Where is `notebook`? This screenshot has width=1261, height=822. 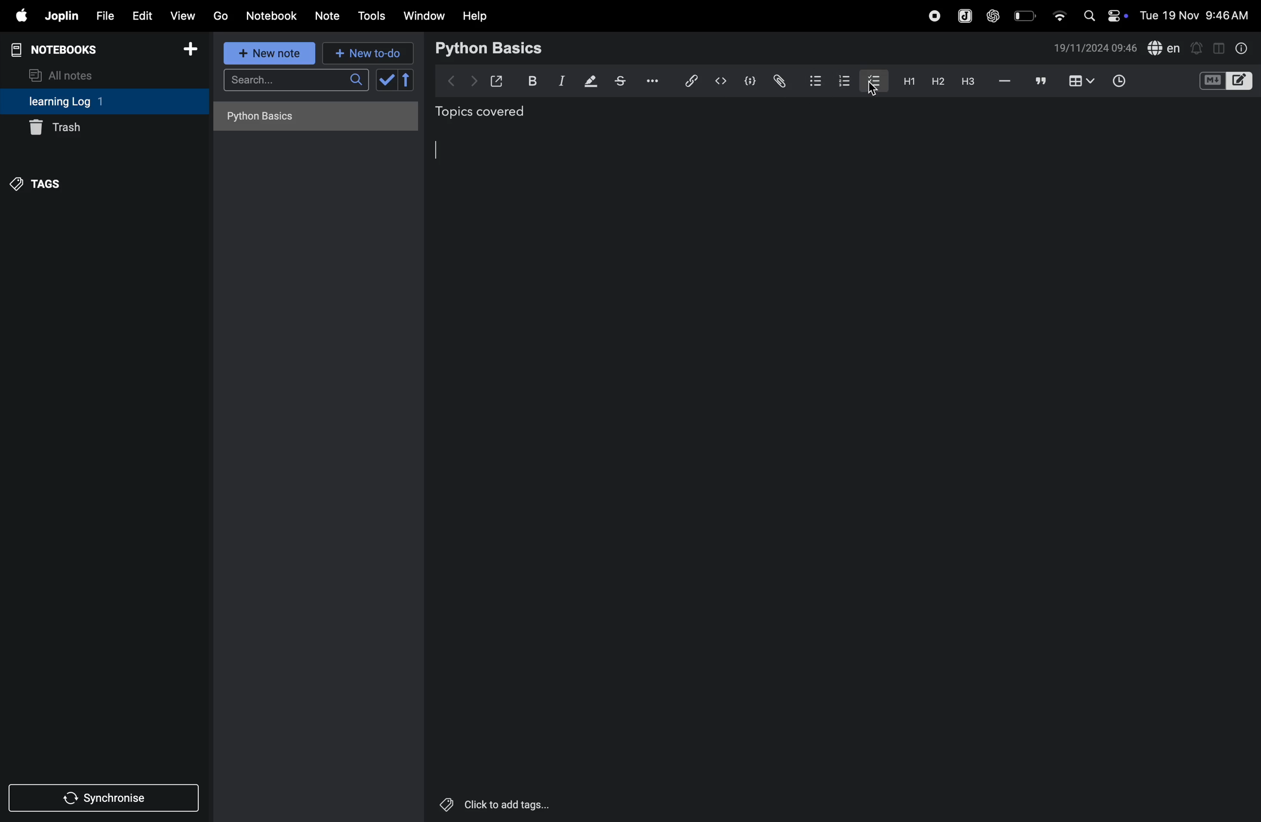
notebook is located at coordinates (273, 15).